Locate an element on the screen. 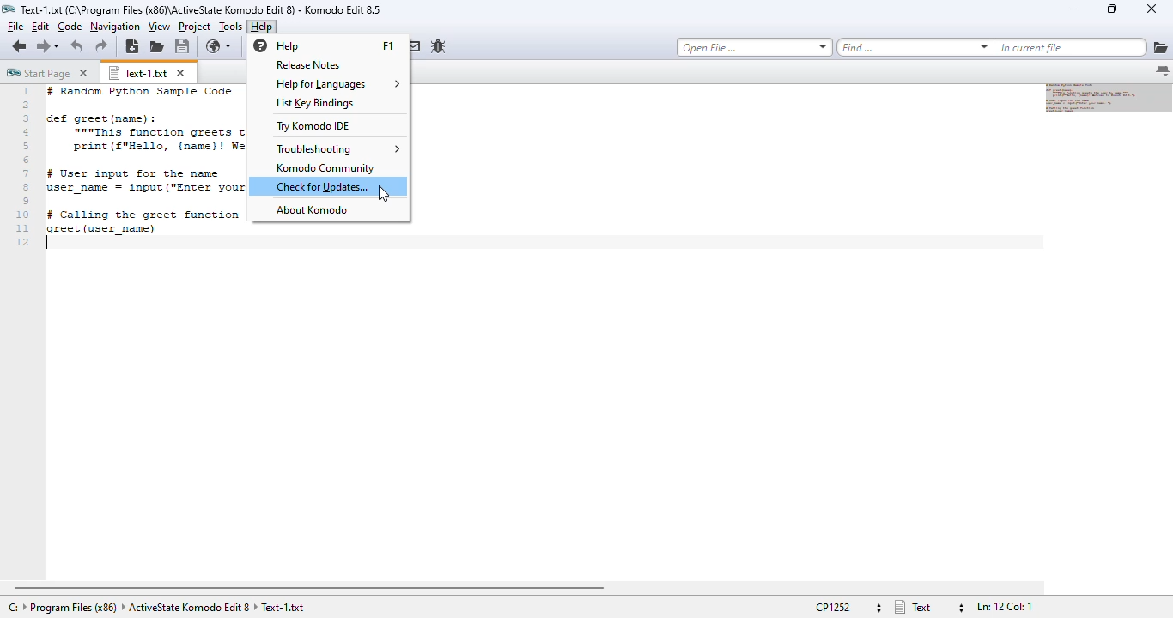  file type is located at coordinates (928, 607).